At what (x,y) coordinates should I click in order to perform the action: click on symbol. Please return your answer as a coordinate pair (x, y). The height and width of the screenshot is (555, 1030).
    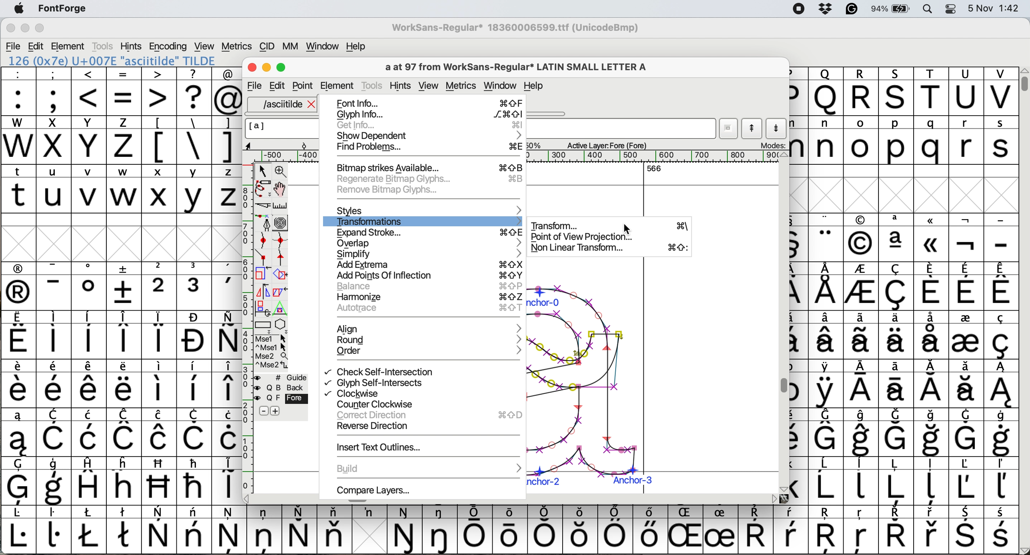
    Looking at the image, I should click on (54, 384).